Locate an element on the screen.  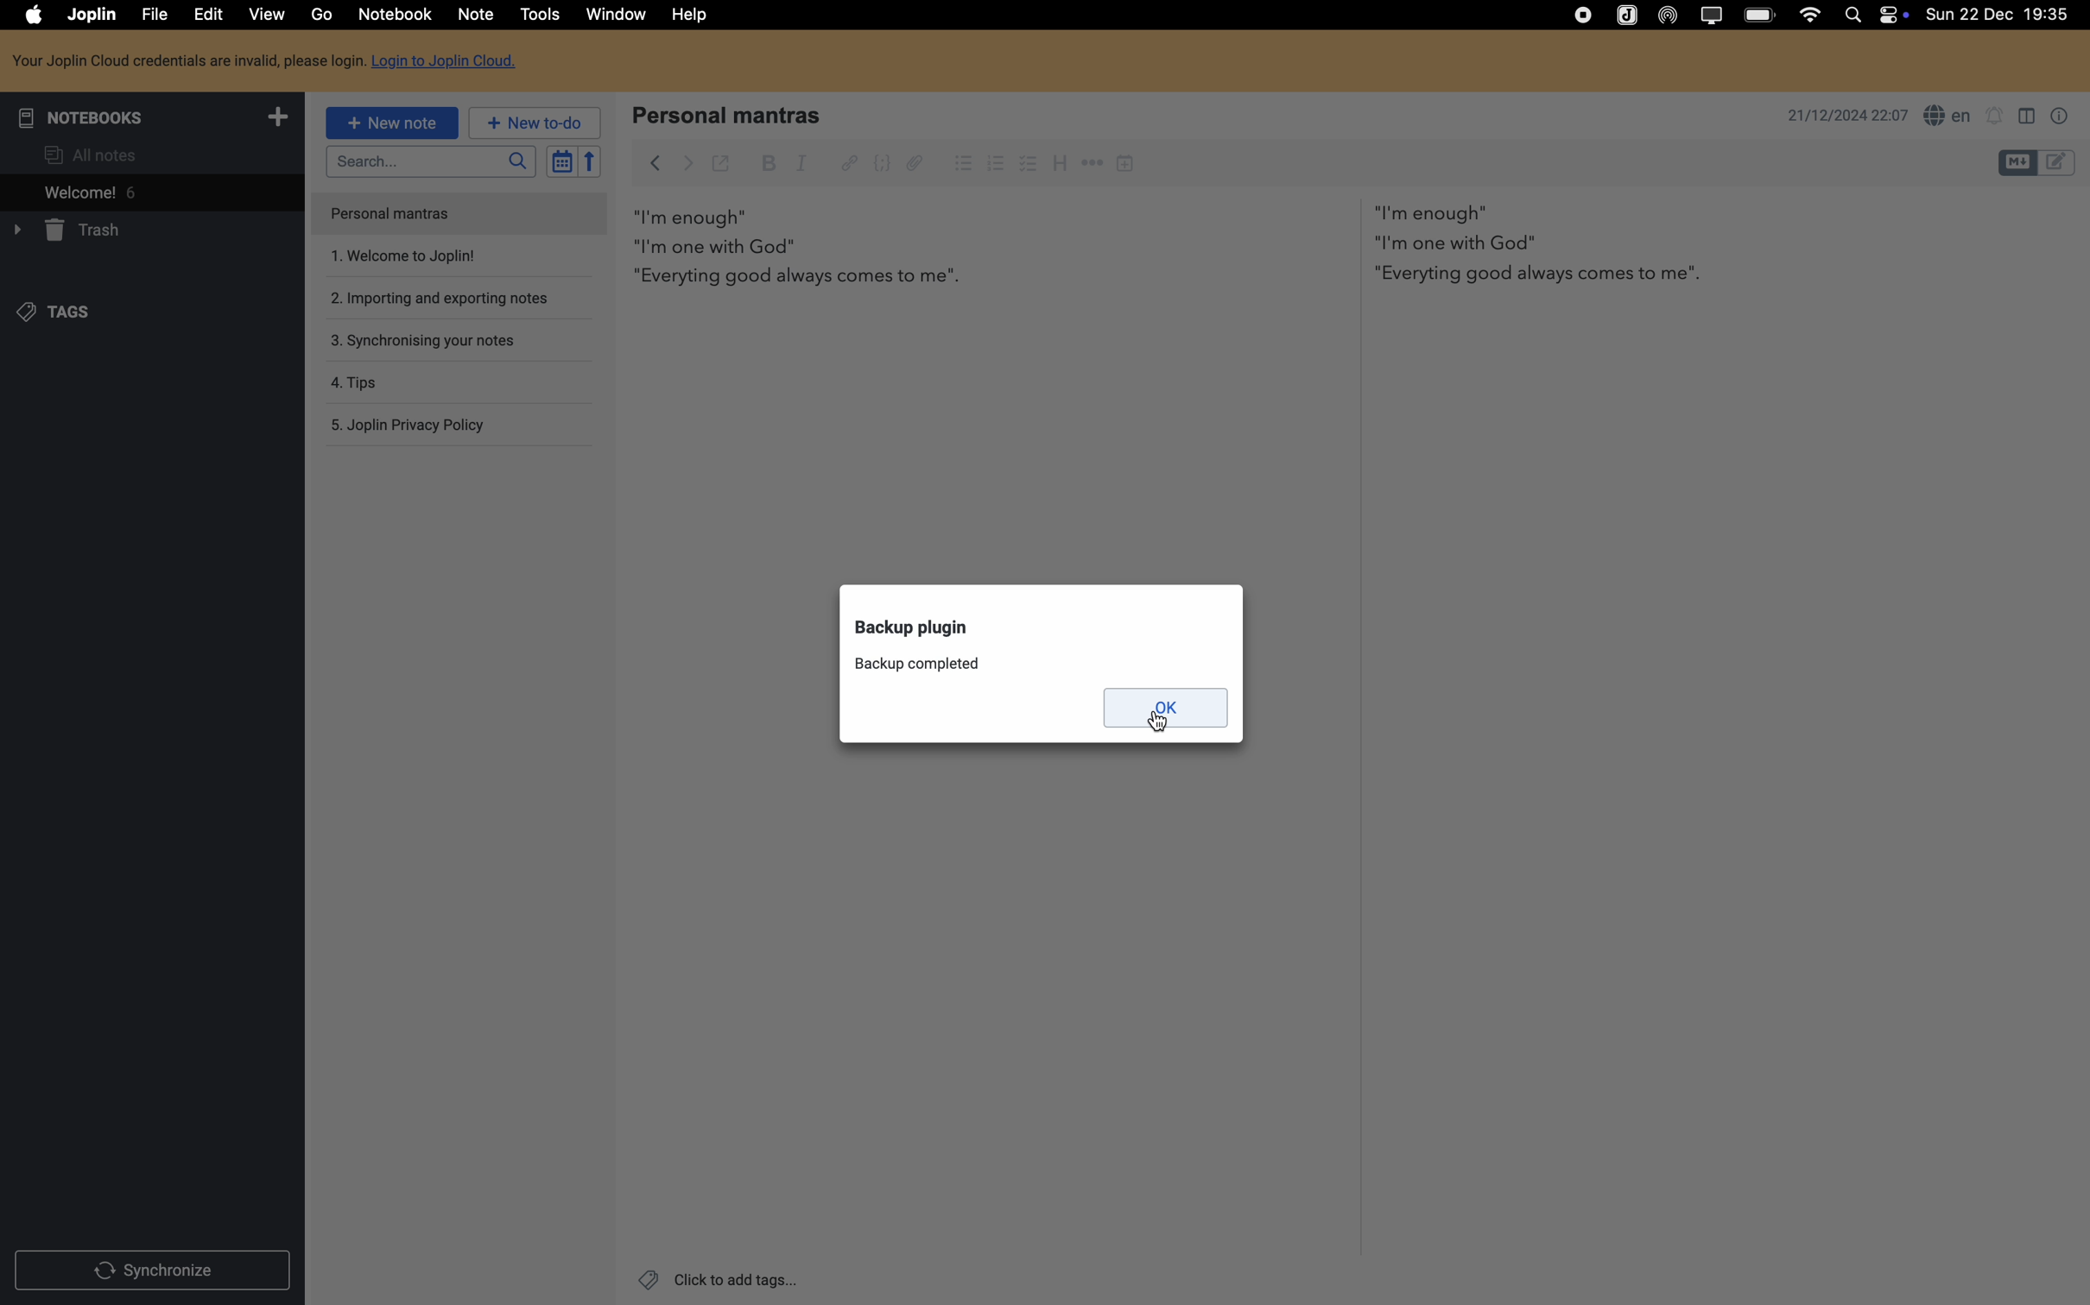
checkbox is located at coordinates (1027, 165).